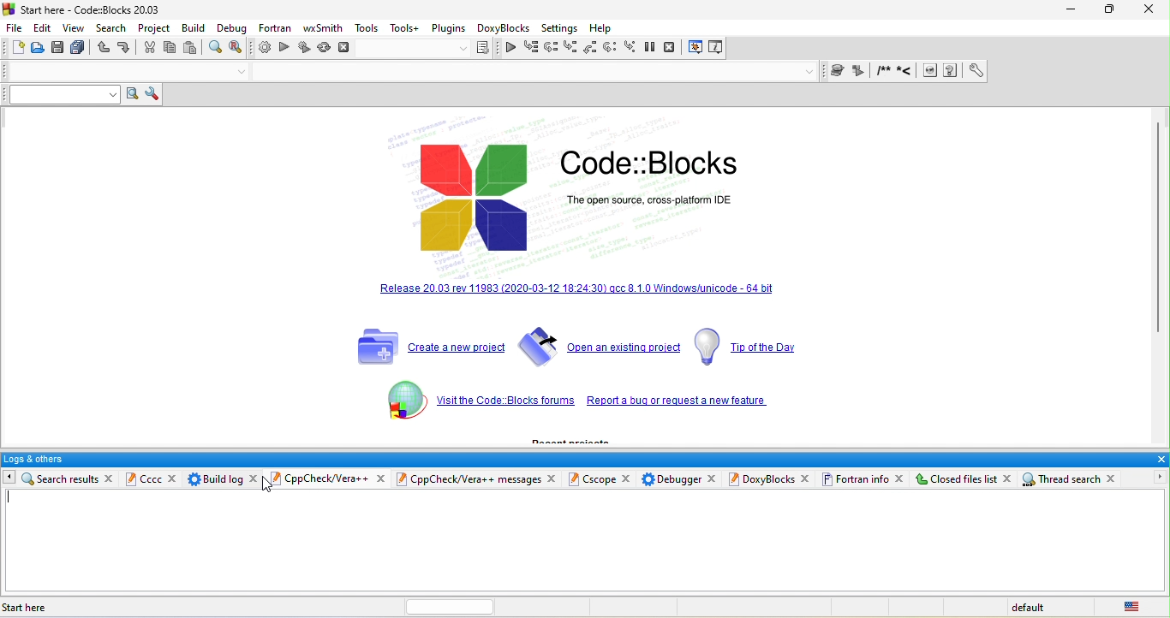  I want to click on build message, so click(214, 479).